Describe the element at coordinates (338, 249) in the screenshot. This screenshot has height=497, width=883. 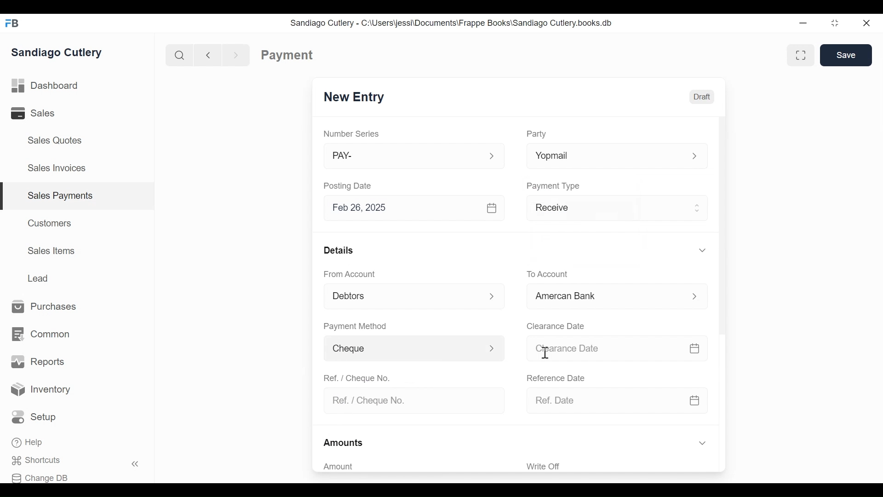
I see `Details` at that location.